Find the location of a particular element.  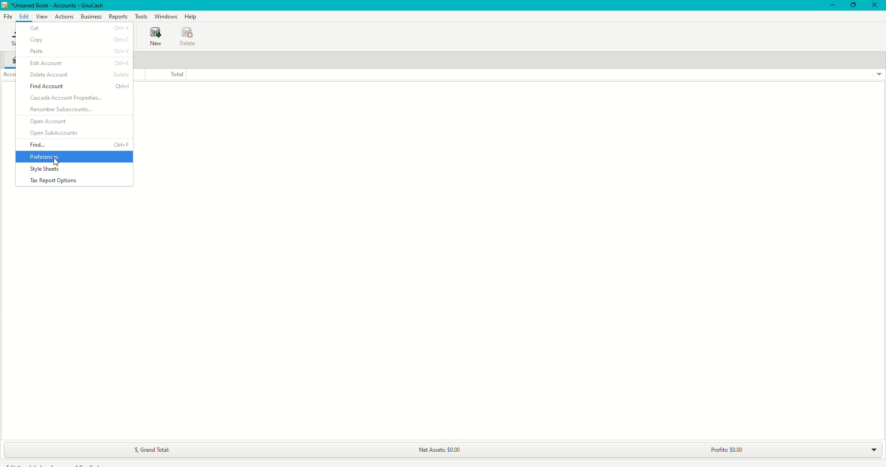

Net Assets is located at coordinates (437, 450).